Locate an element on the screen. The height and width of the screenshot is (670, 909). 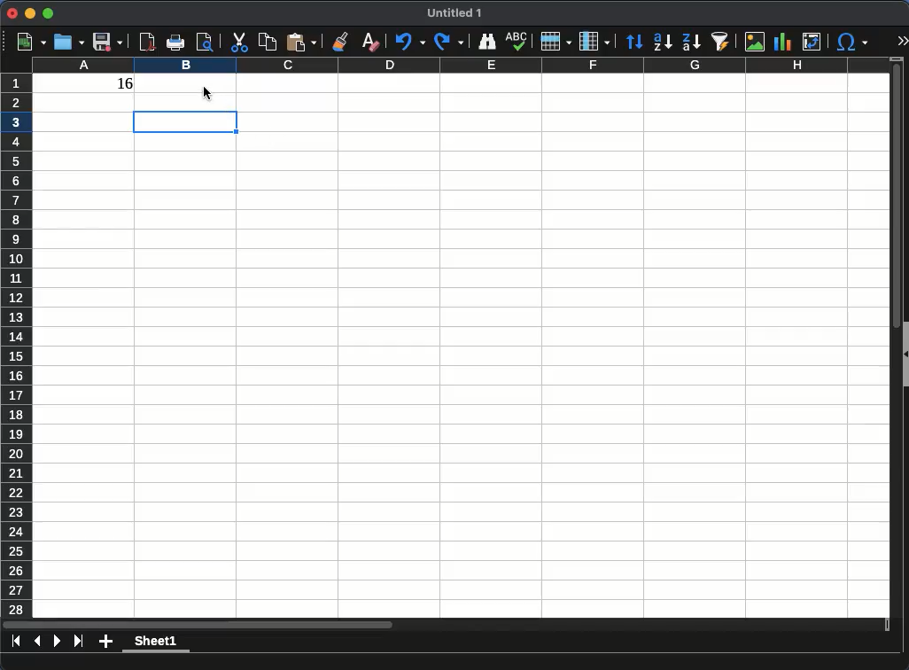
special characters is located at coordinates (851, 43).